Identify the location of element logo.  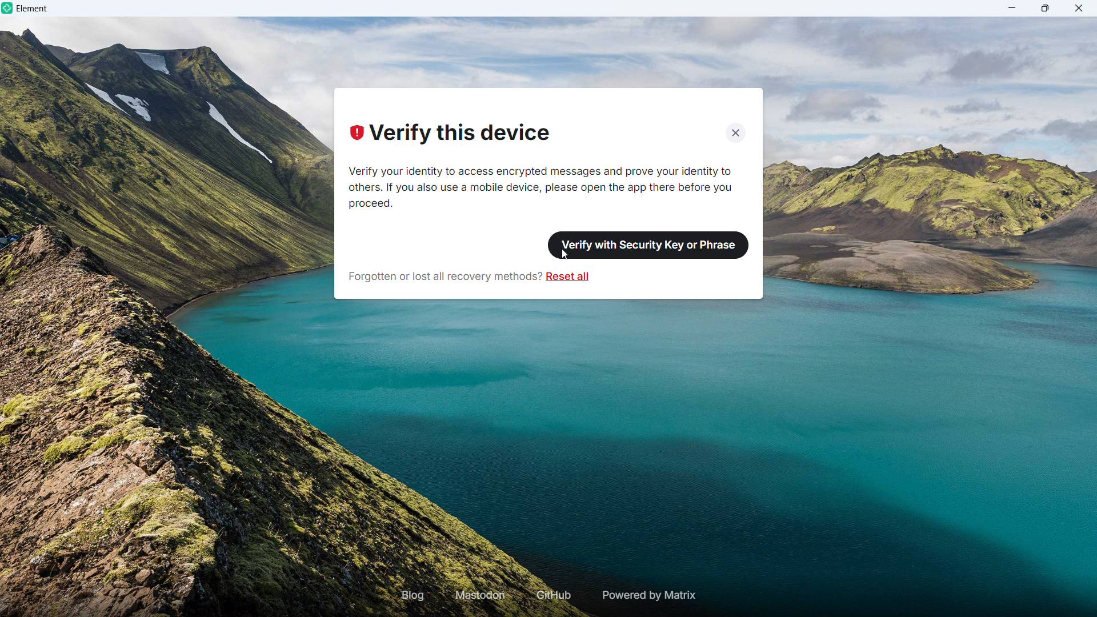
(9, 9).